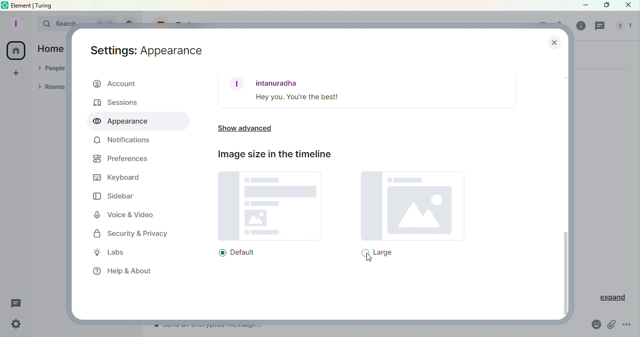  What do you see at coordinates (579, 26) in the screenshot?
I see `Room info` at bounding box center [579, 26].